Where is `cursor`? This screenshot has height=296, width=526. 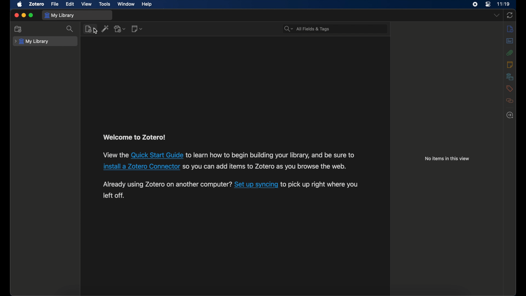 cursor is located at coordinates (96, 31).